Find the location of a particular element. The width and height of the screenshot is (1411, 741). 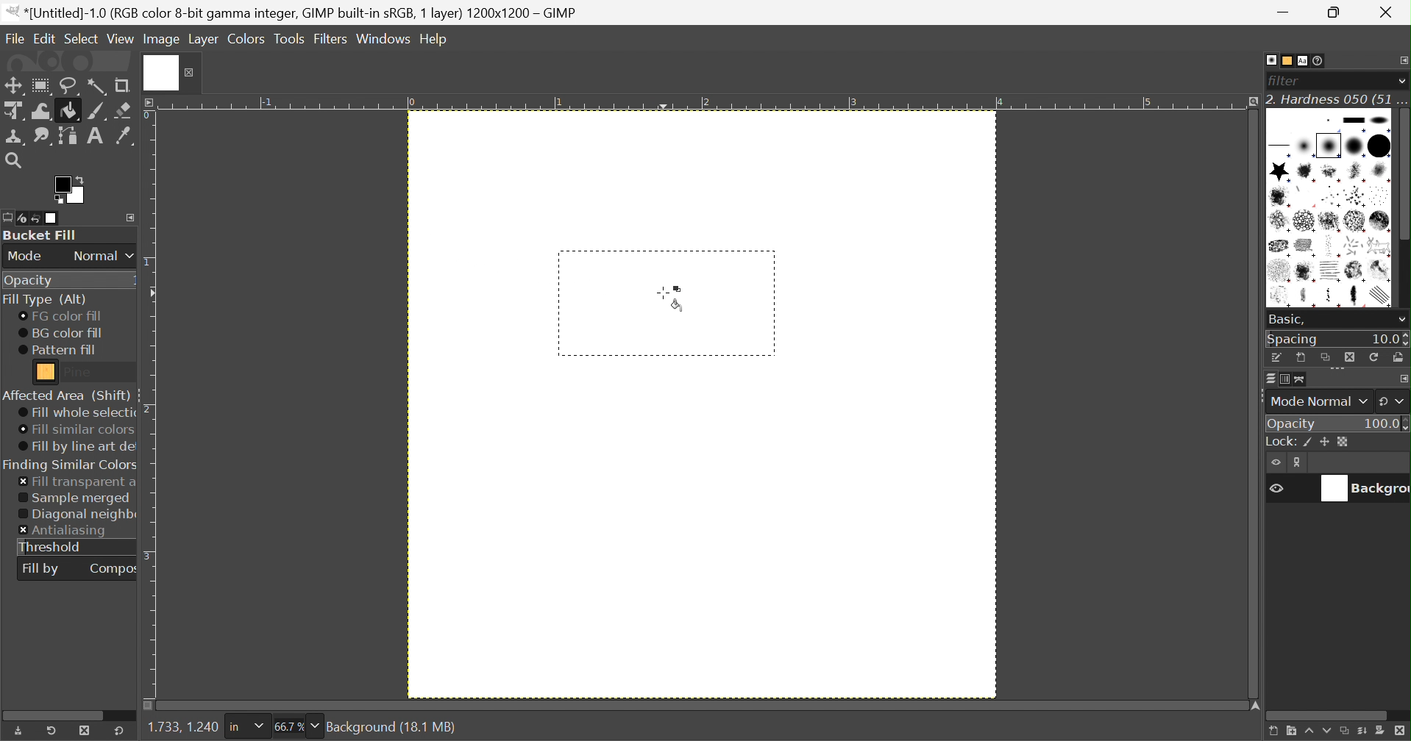

Text Tool is located at coordinates (95, 136).